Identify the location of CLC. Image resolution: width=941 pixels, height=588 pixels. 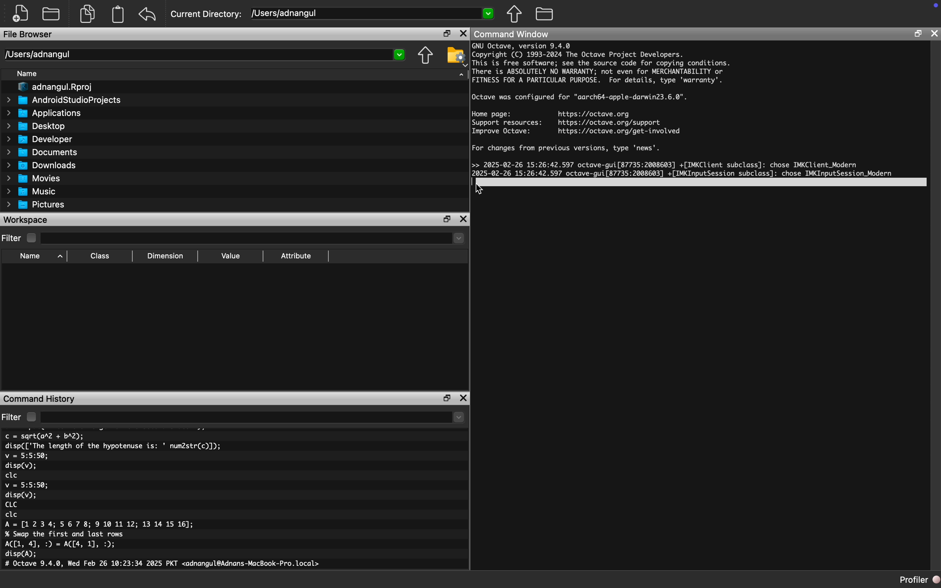
(10, 504).